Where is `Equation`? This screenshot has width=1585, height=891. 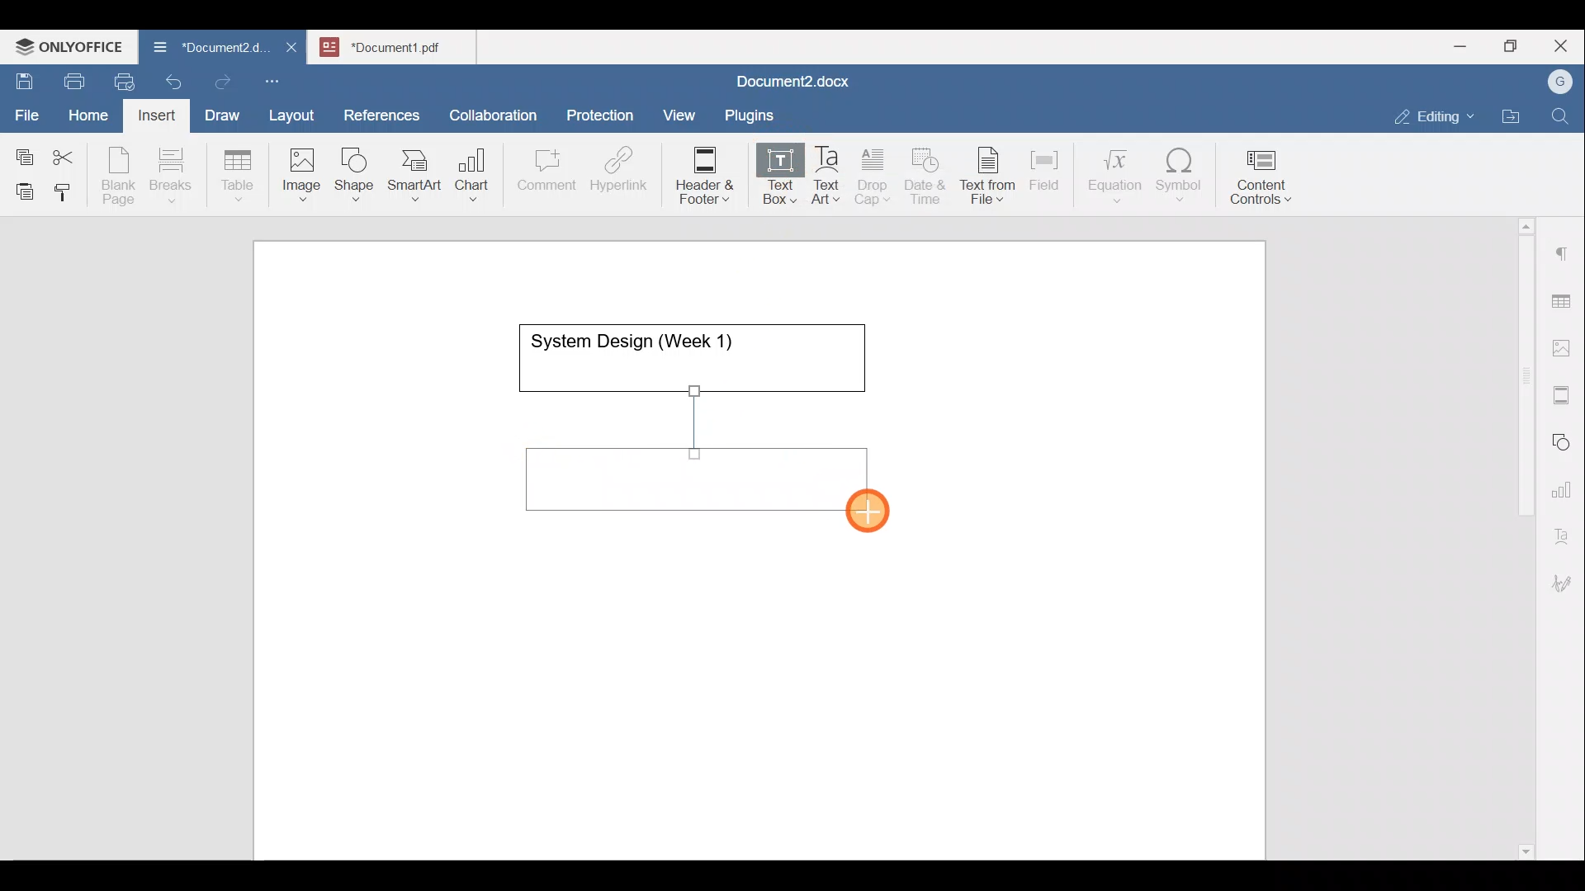
Equation is located at coordinates (1119, 175).